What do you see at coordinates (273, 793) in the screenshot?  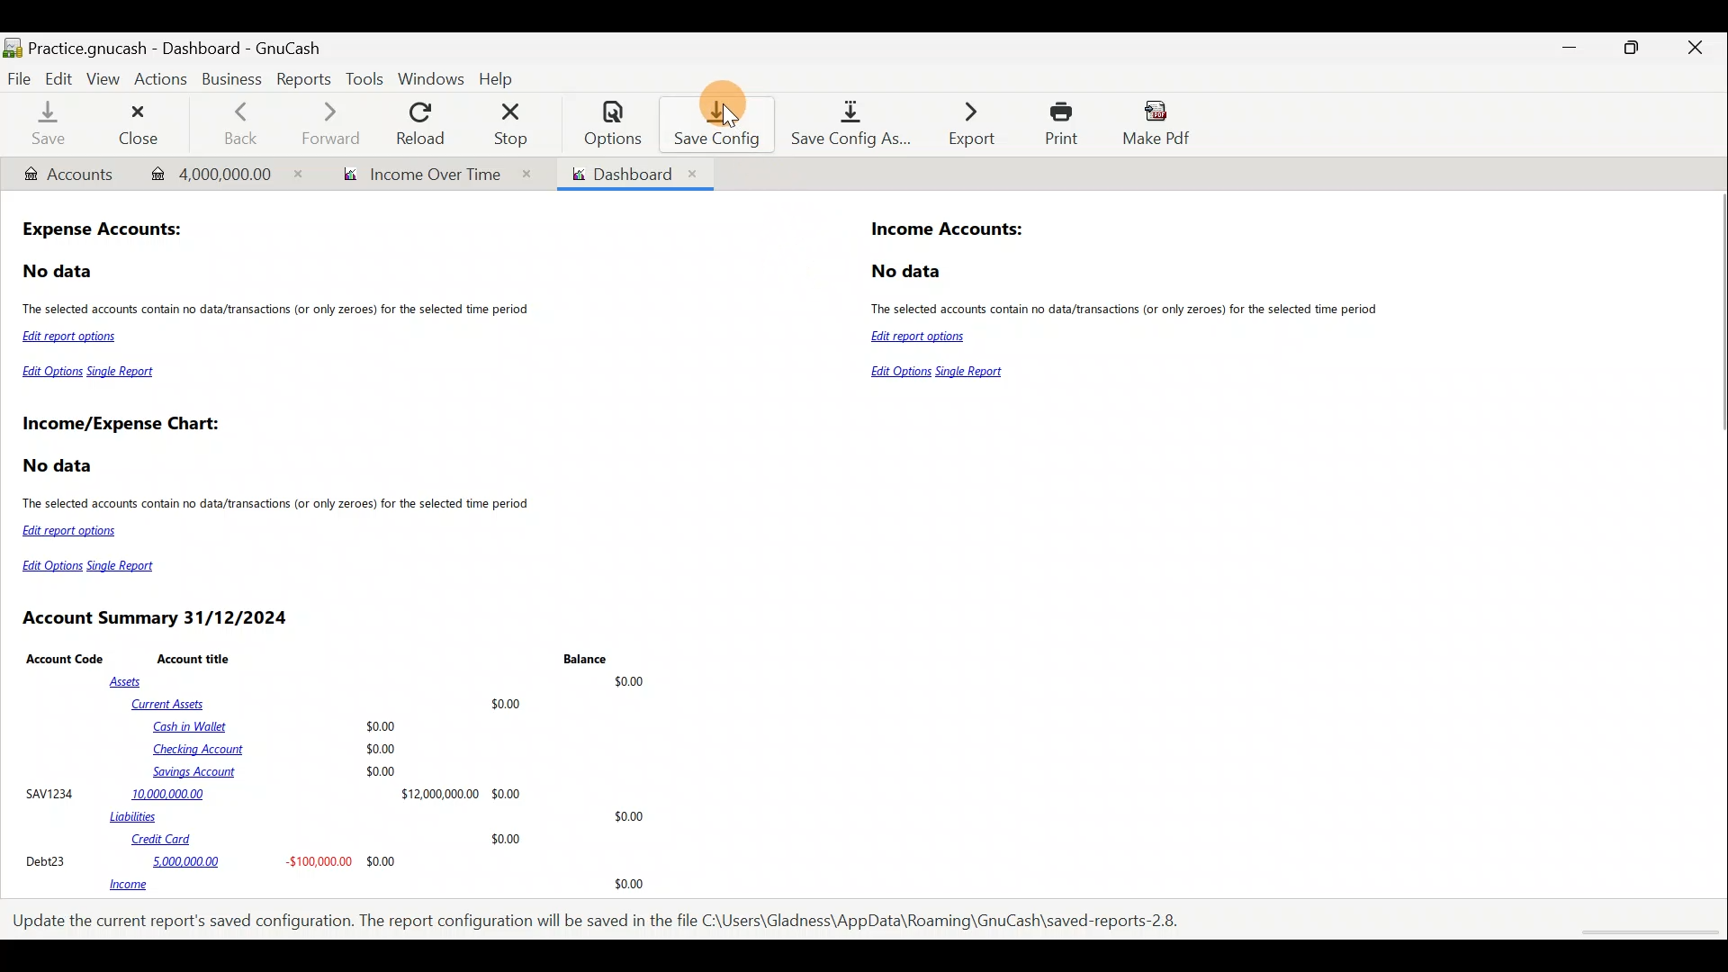 I see `SAVI234 10,000,000.00 $12,000,00000 $0.00` at bounding box center [273, 793].